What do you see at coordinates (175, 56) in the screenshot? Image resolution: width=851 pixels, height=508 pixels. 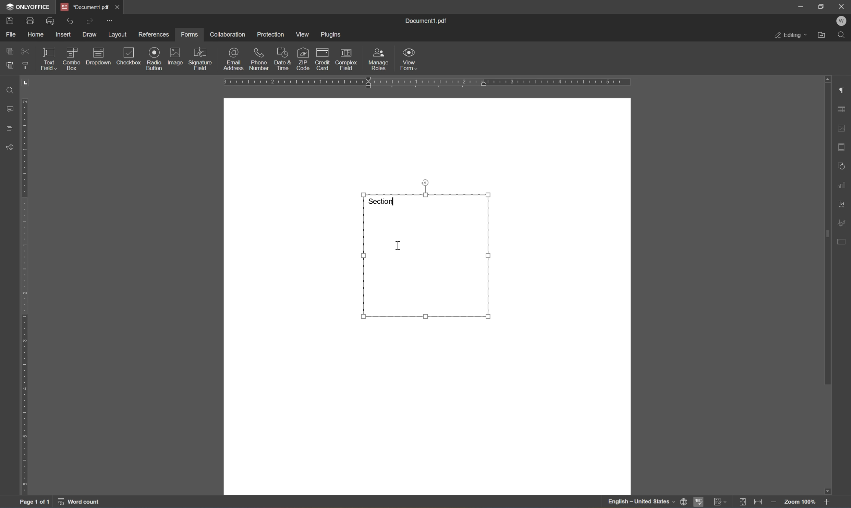 I see `image` at bounding box center [175, 56].